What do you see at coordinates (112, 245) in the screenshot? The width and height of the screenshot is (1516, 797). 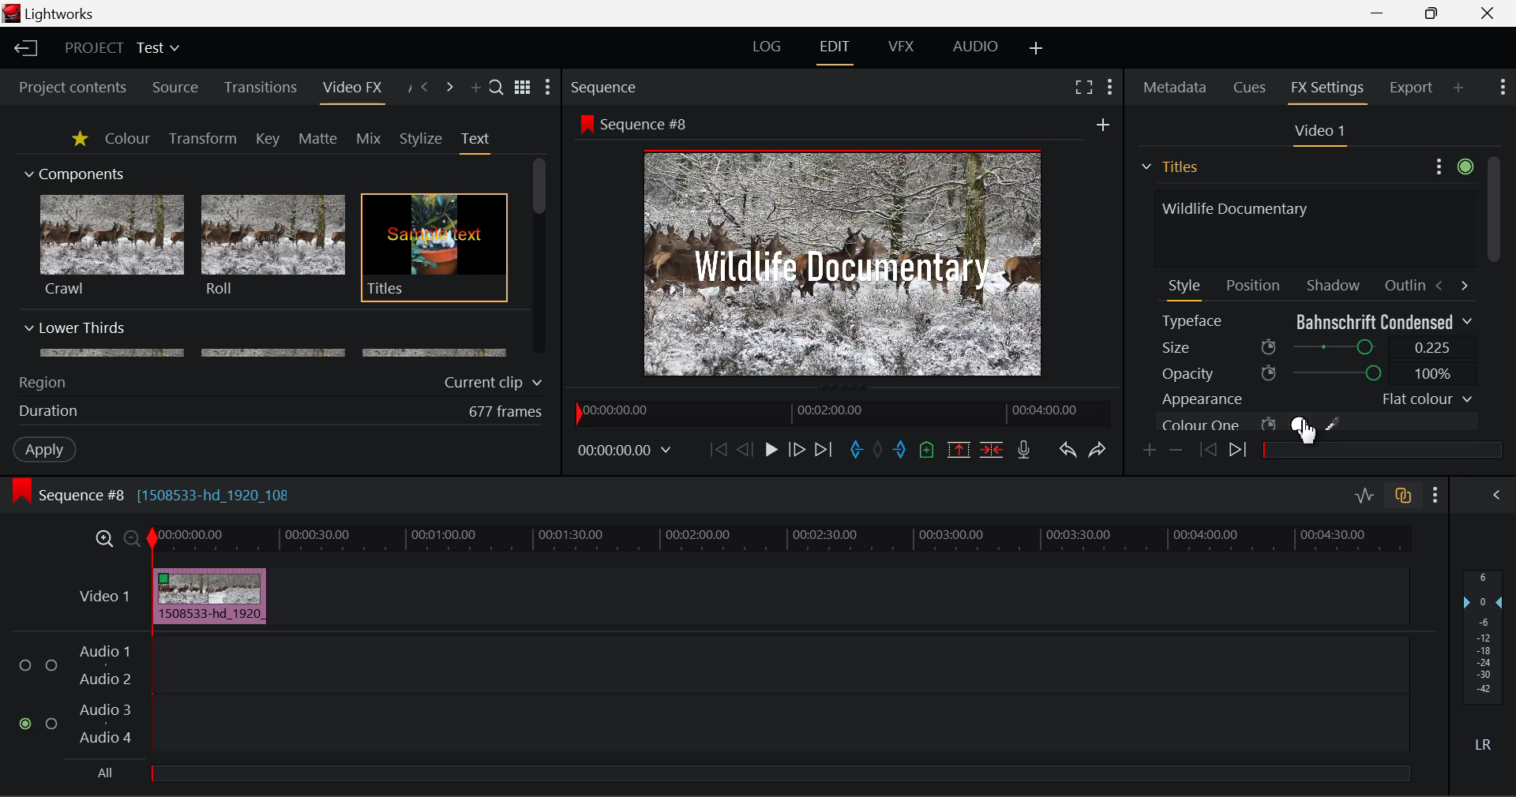 I see `Crawl` at bounding box center [112, 245].